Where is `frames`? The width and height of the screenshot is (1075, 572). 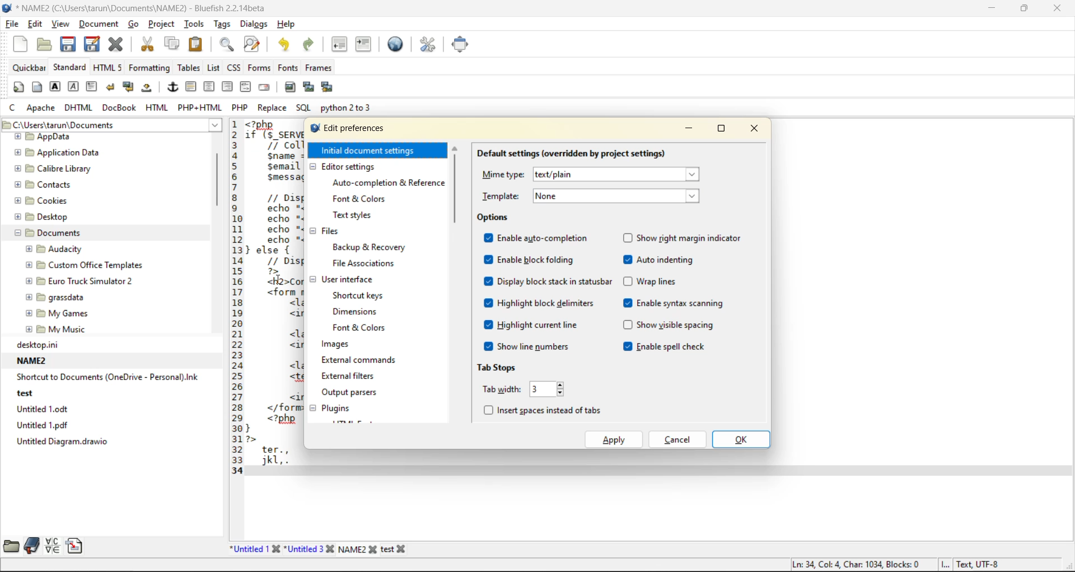 frames is located at coordinates (321, 68).